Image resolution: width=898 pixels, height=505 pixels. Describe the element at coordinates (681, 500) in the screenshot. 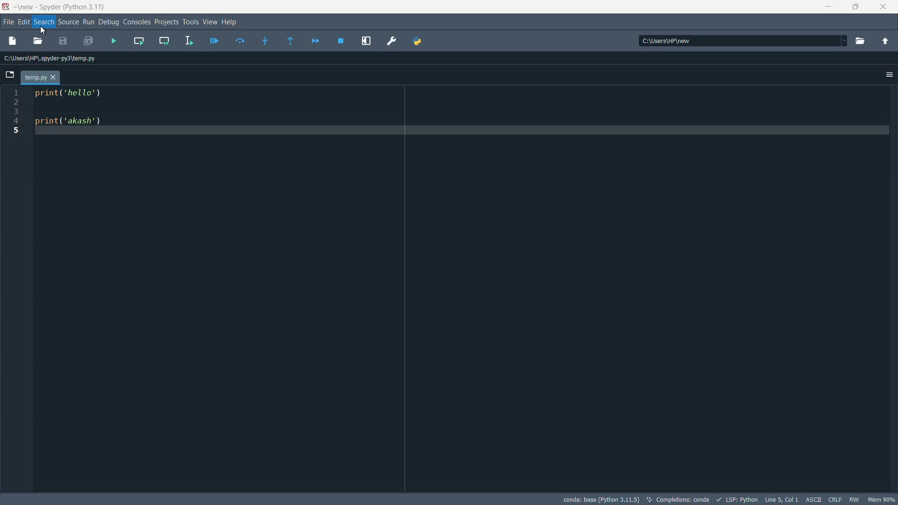

I see `Completions: conda` at that location.